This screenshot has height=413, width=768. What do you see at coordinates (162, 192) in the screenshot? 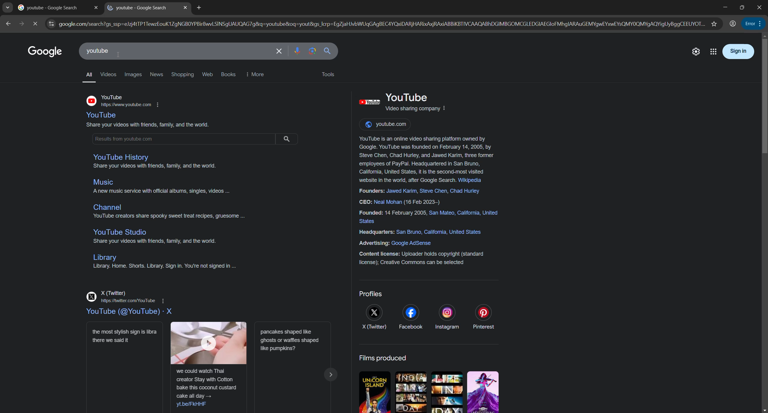
I see `A new music service with official albums,singles,videos..` at bounding box center [162, 192].